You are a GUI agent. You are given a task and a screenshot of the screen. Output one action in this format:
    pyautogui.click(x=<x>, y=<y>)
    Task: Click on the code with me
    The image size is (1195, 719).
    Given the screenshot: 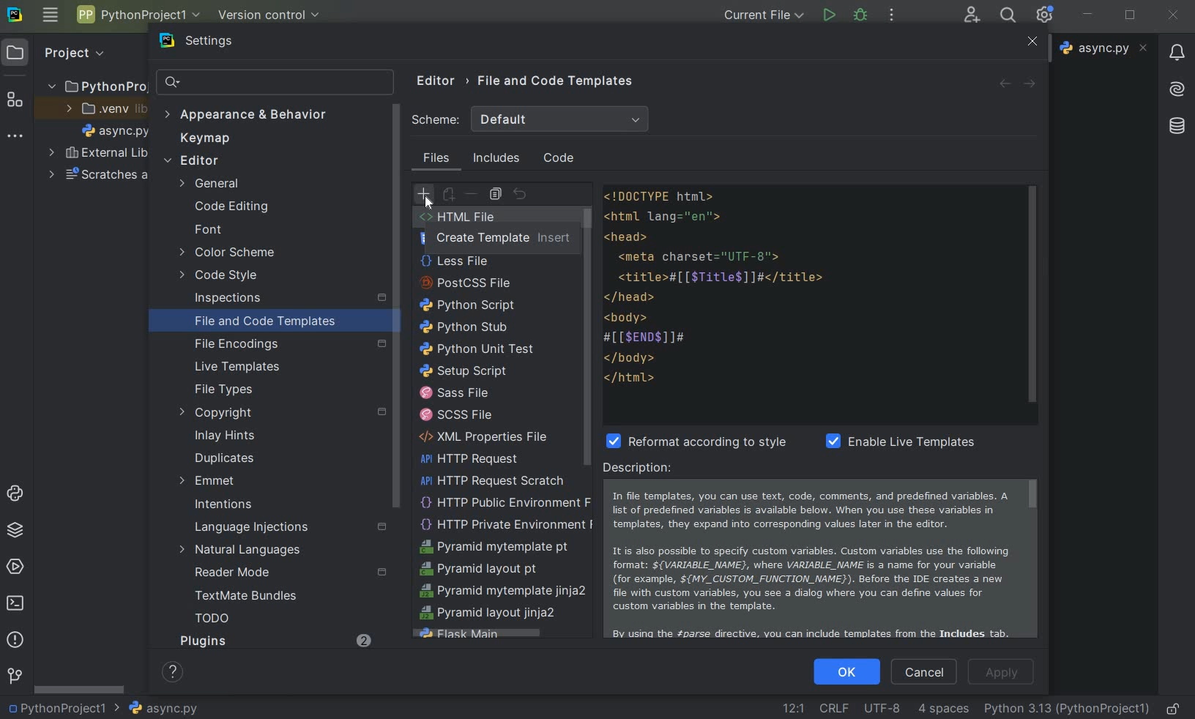 What is the action you would take?
    pyautogui.click(x=972, y=16)
    